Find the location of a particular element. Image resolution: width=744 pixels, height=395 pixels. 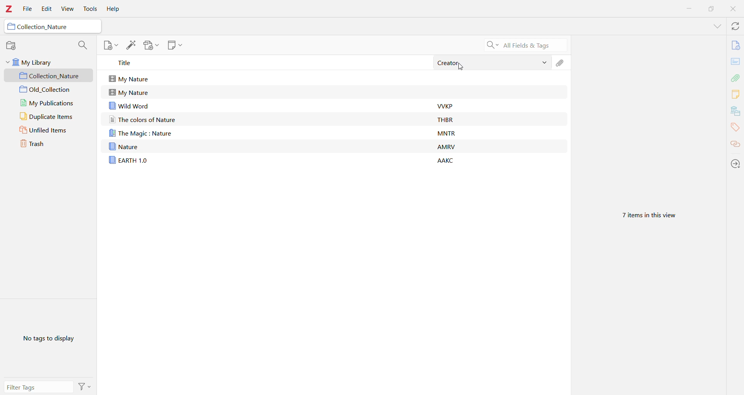

Edit is located at coordinates (46, 9).